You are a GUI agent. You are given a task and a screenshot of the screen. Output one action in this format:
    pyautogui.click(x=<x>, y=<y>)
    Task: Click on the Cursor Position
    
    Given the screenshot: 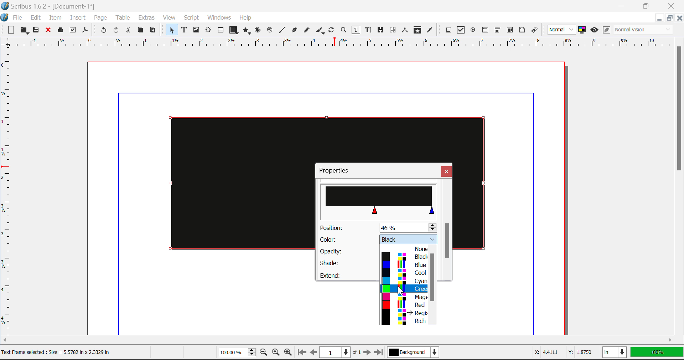 What is the action you would take?
    pyautogui.click(x=400, y=289)
    